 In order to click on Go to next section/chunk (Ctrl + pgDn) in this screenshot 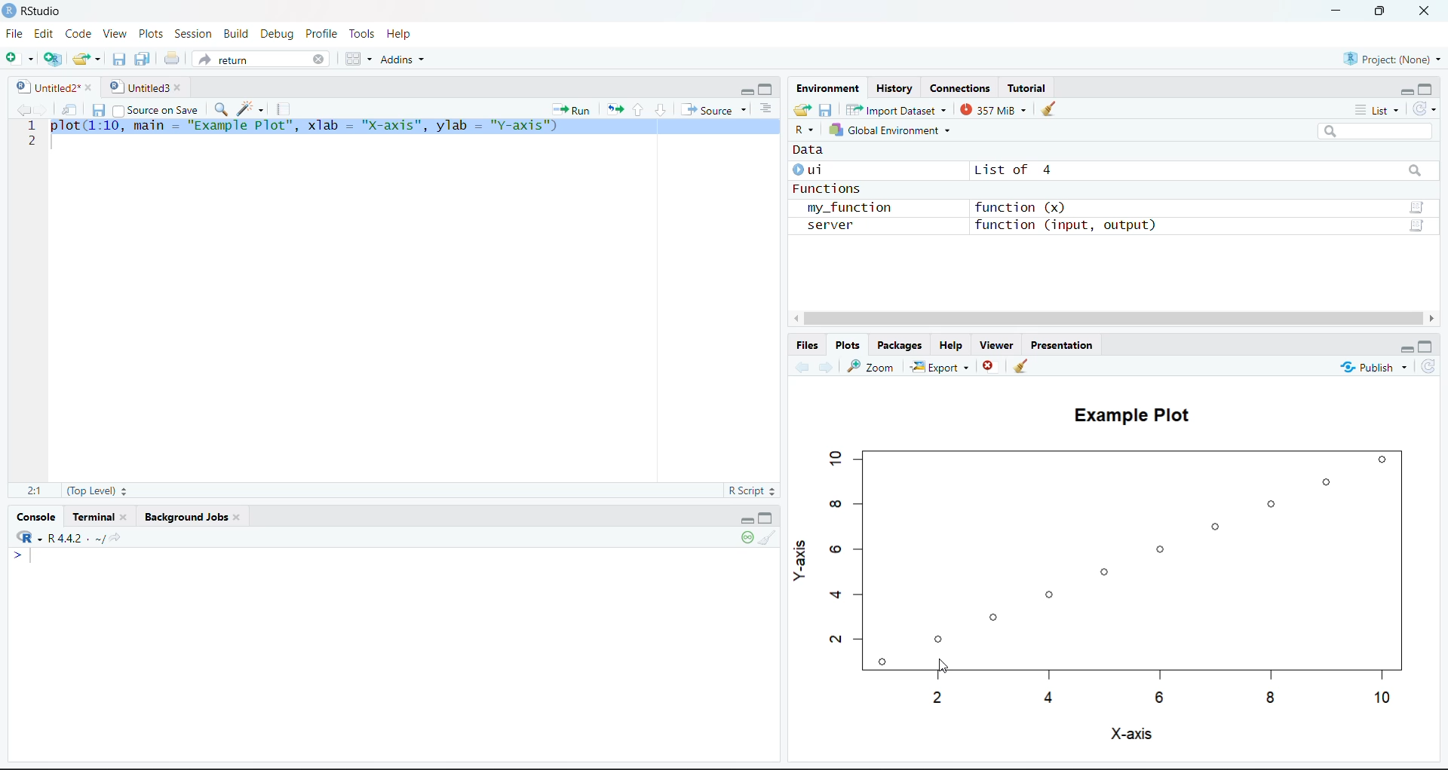, I will do `click(659, 108)`.